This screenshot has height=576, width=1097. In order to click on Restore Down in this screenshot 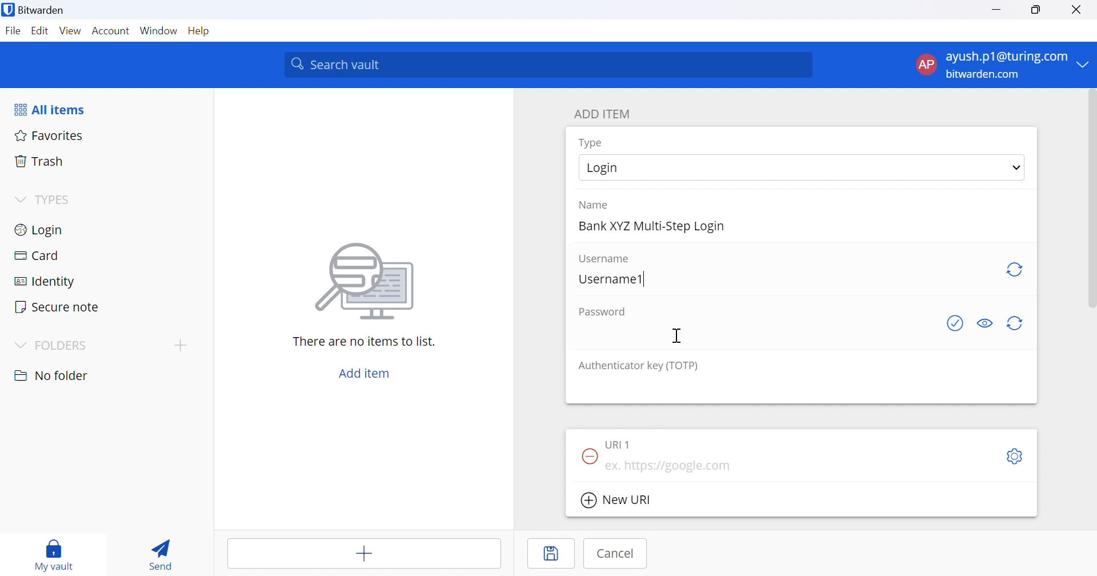, I will do `click(1037, 10)`.